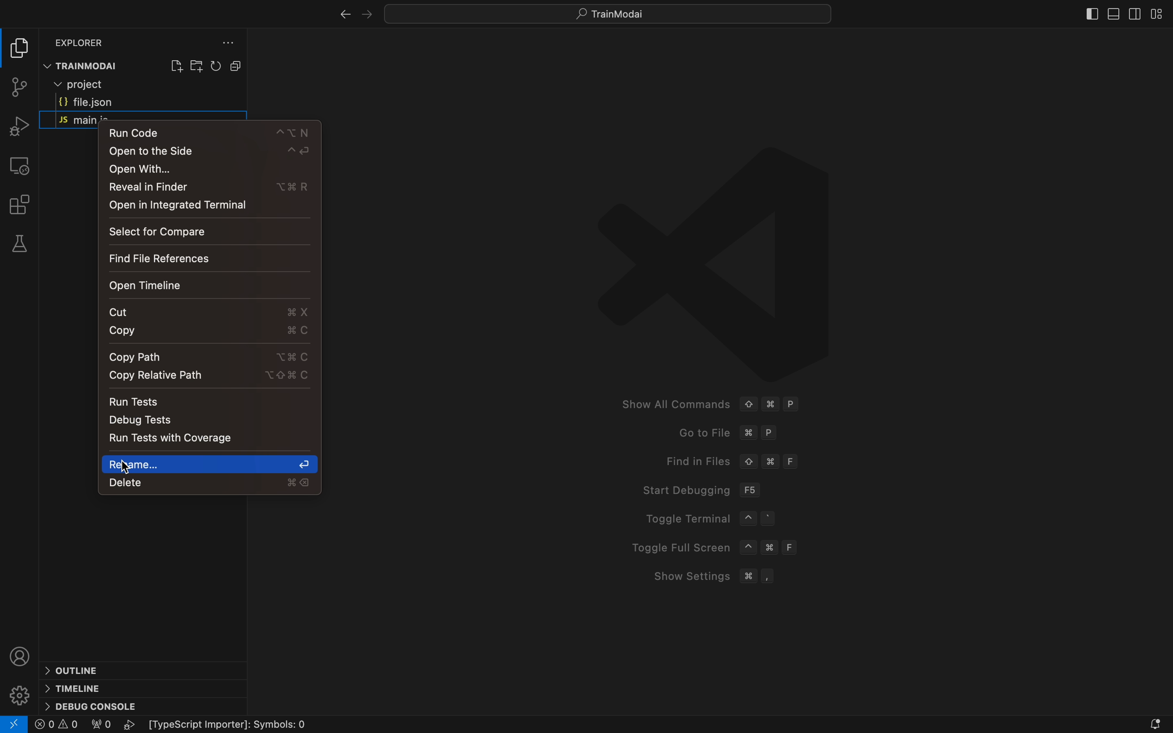 The height and width of the screenshot is (733, 1173). Describe the element at coordinates (57, 725) in the screenshot. I see `error logs` at that location.